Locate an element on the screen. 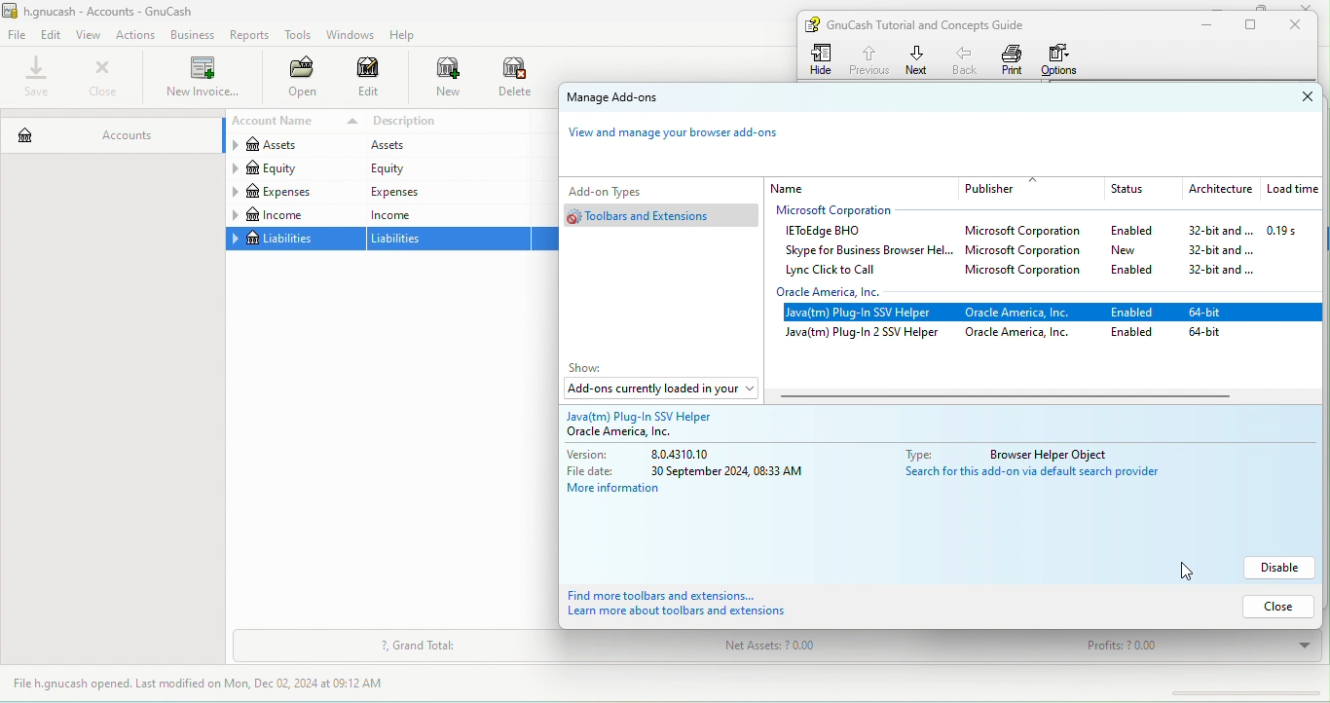  reports is located at coordinates (251, 35).